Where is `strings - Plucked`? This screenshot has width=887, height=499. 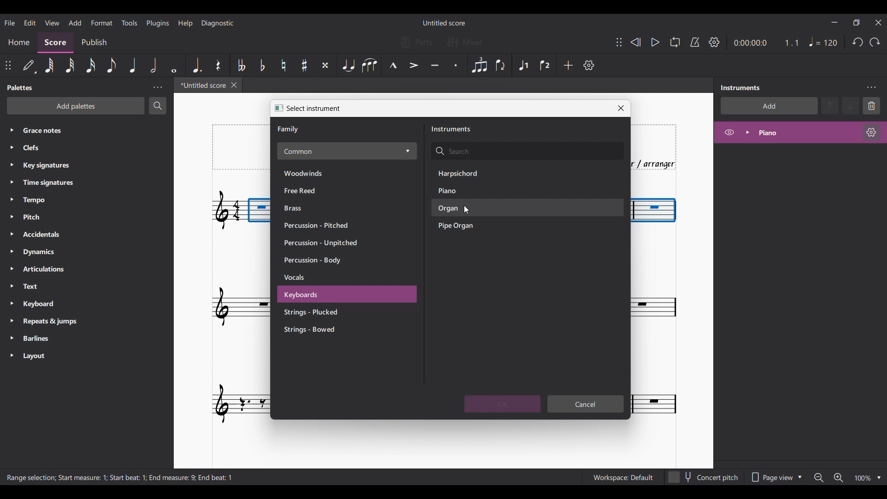
strings - Plucked is located at coordinates (321, 313).